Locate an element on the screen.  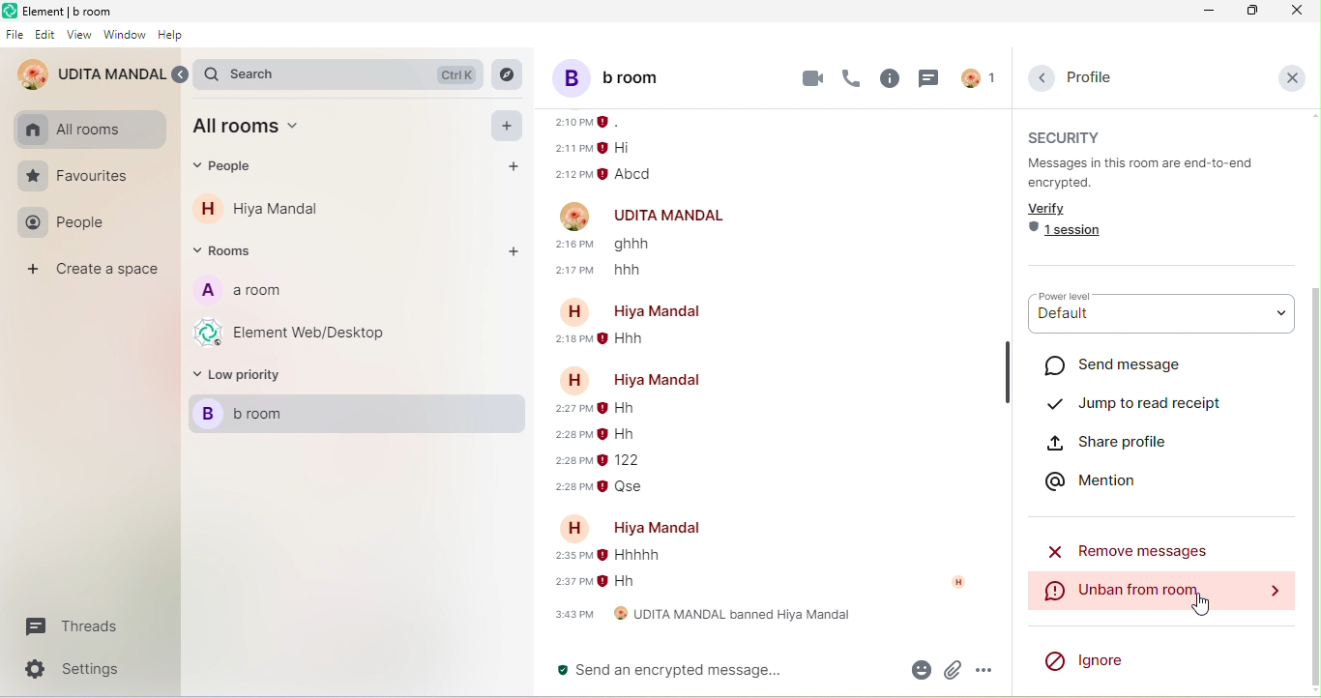
older message of hiya mandal is located at coordinates (612, 571).